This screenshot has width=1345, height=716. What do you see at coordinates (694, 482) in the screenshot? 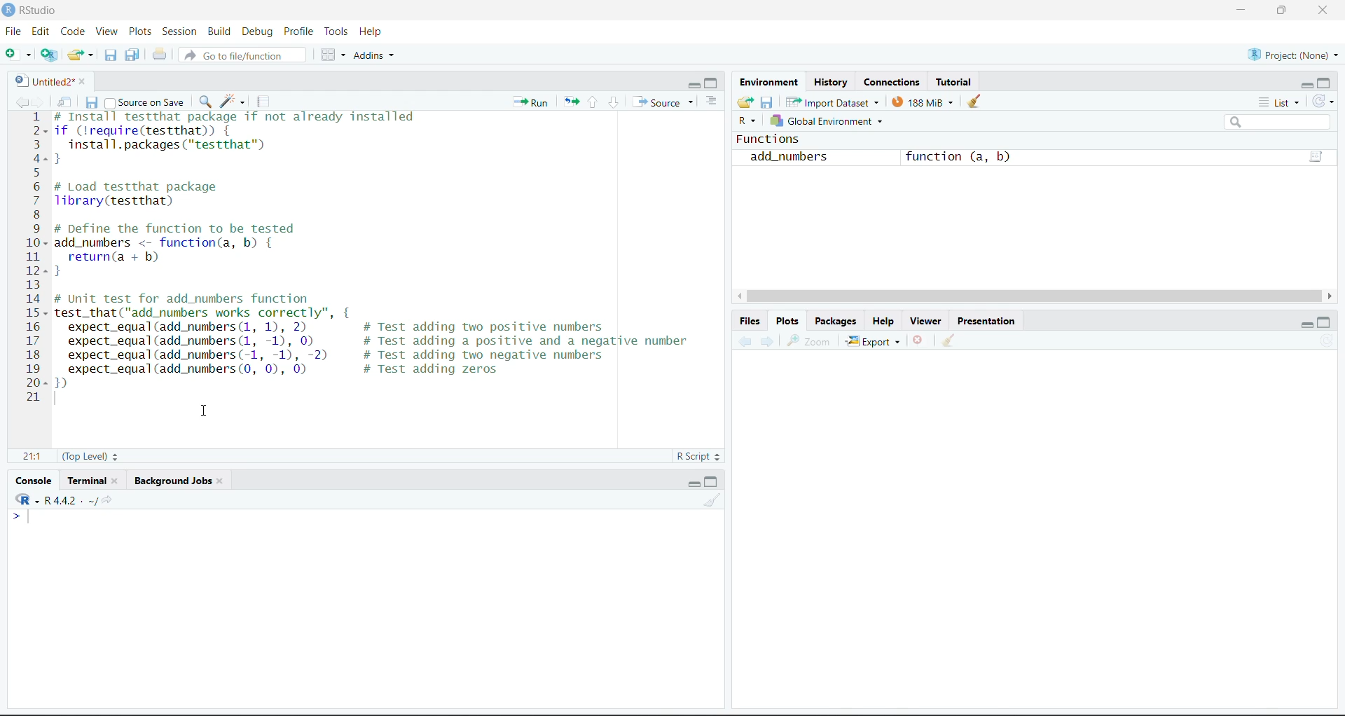
I see `minimize` at bounding box center [694, 482].